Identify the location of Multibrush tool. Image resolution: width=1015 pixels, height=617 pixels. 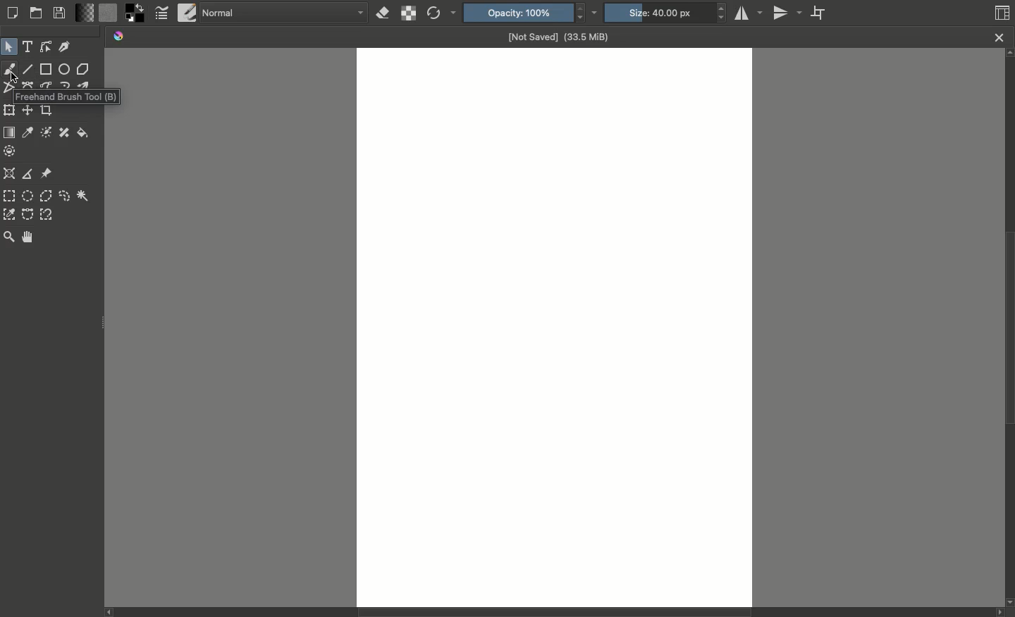
(87, 85).